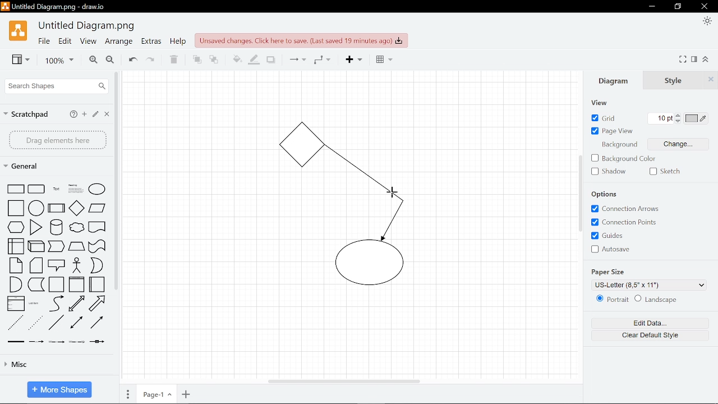 This screenshot has height=404, width=718. Describe the element at coordinates (13, 208) in the screenshot. I see `shape` at that location.